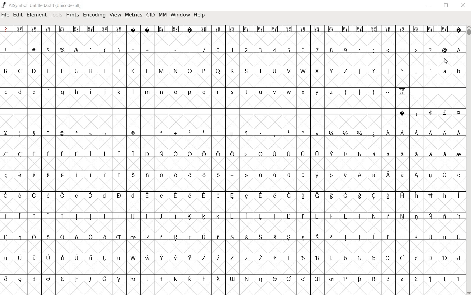  I want to click on EDIT, so click(18, 15).